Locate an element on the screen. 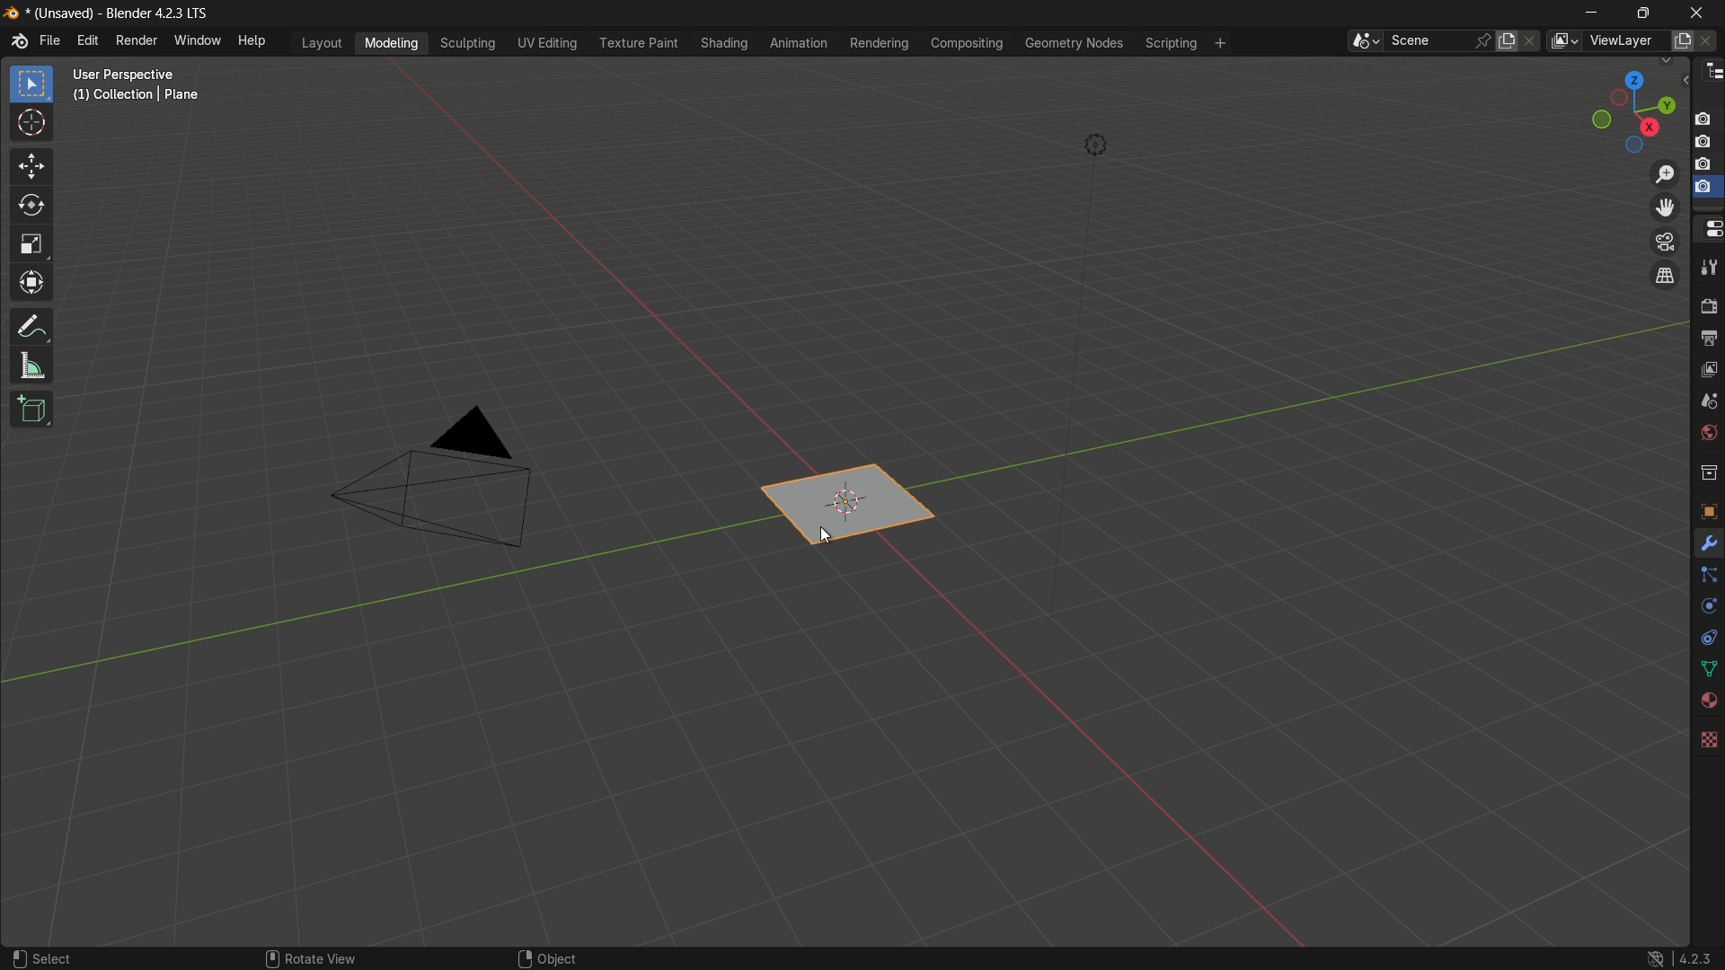 Image resolution: width=1725 pixels, height=970 pixels. physics is located at coordinates (1707, 608).